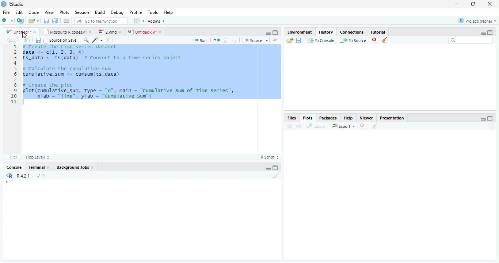 The width and height of the screenshot is (499, 263). I want to click on Back, so click(289, 126).